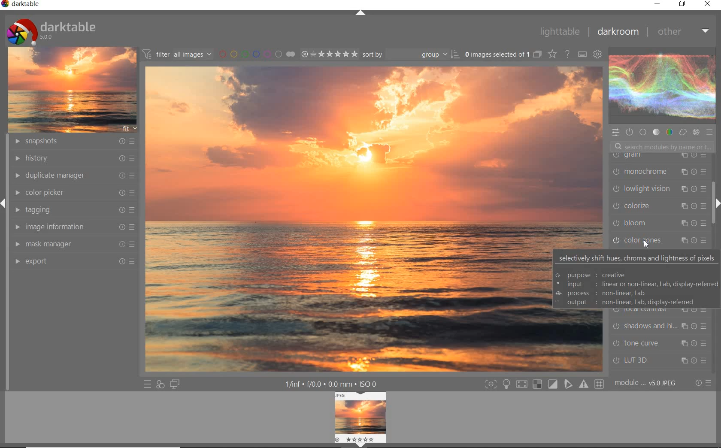 The image size is (721, 448). What do you see at coordinates (544, 384) in the screenshot?
I see `TOGGLE MODE` at bounding box center [544, 384].